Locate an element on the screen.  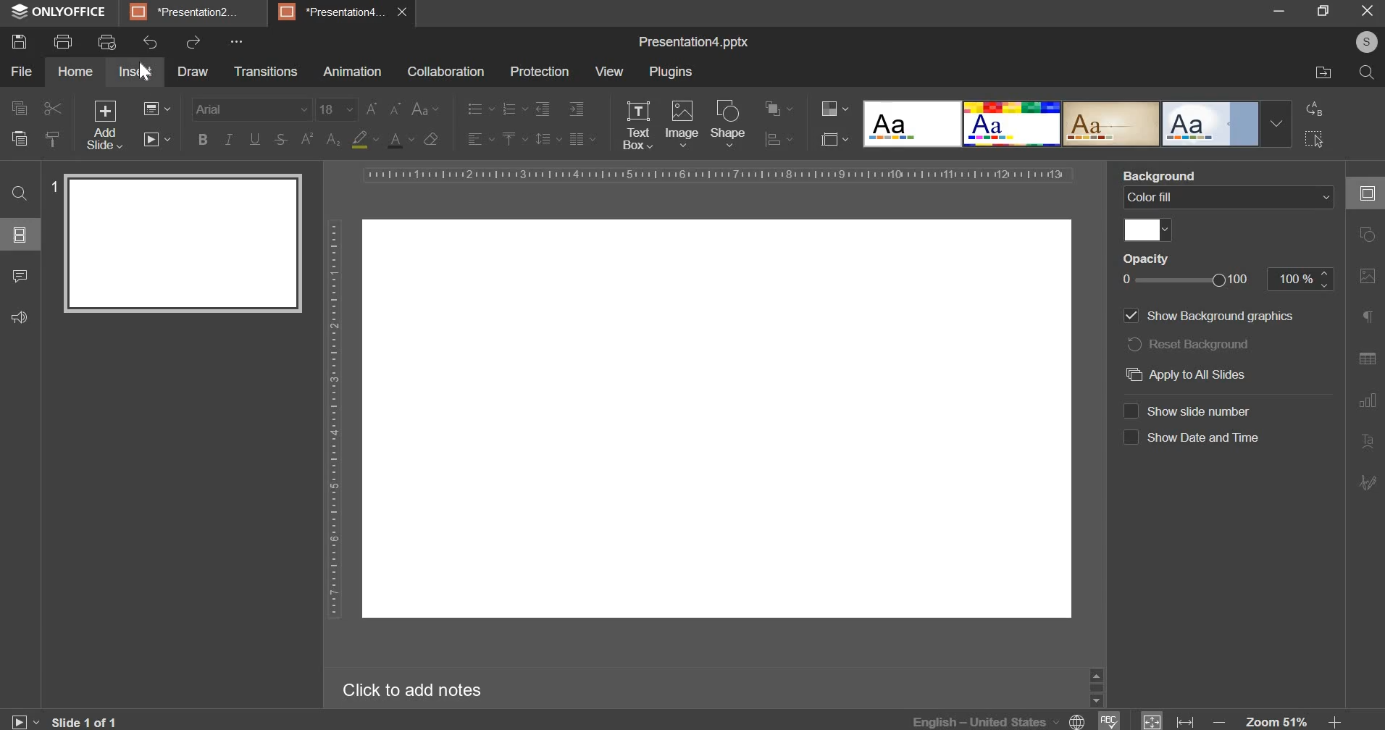
draw is located at coordinates (192, 72).